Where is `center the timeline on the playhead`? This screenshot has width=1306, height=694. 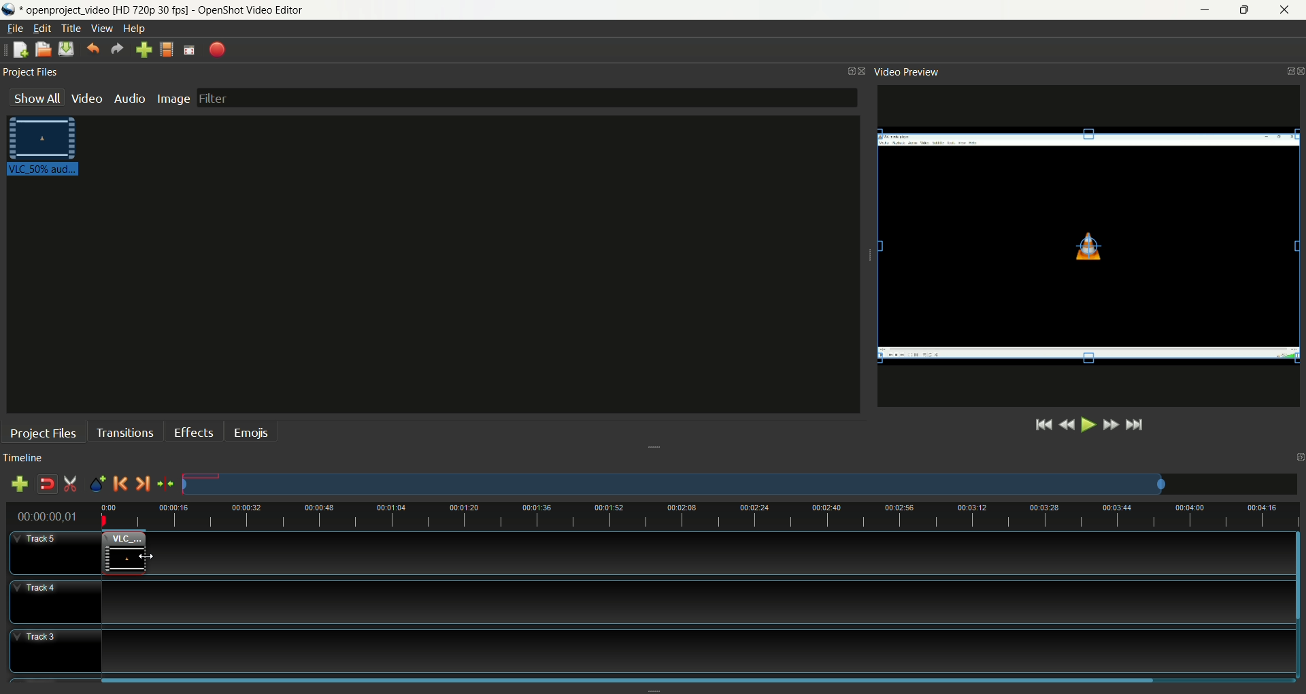 center the timeline on the playhead is located at coordinates (166, 485).